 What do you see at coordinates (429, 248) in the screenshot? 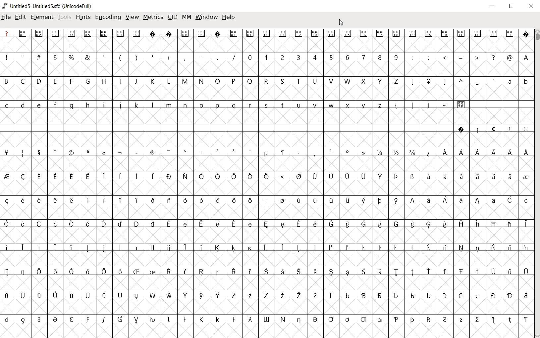
I see `Symbol` at bounding box center [429, 248].